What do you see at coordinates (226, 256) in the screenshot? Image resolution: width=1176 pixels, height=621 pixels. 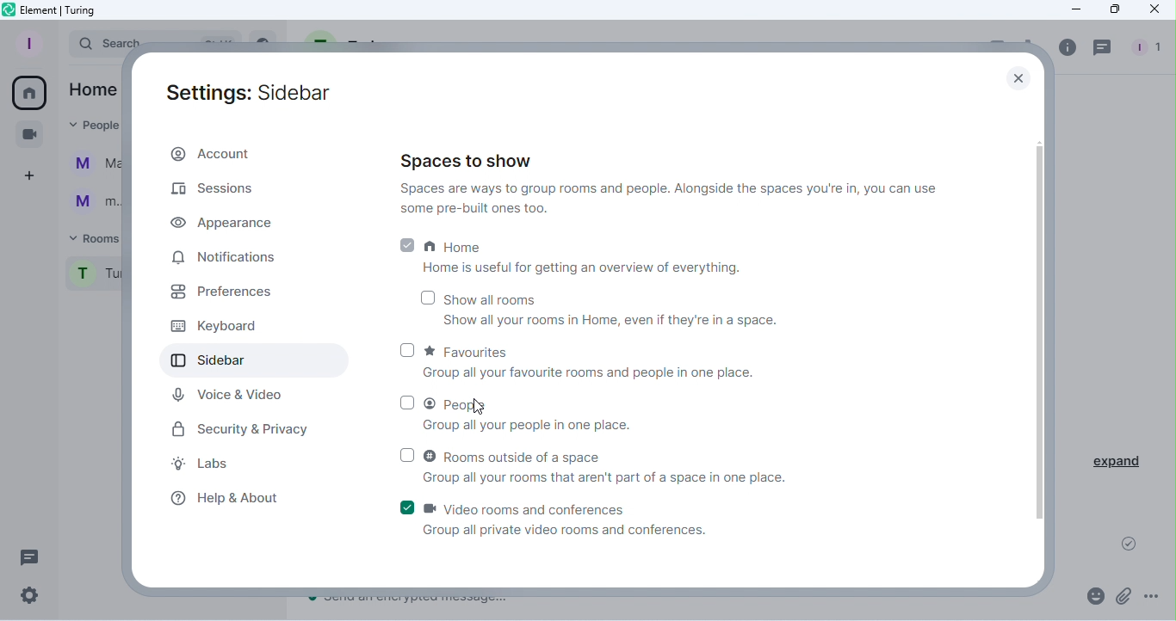 I see `Notifications` at bounding box center [226, 256].